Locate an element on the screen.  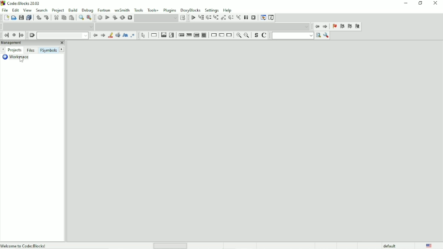
Find is located at coordinates (80, 18).